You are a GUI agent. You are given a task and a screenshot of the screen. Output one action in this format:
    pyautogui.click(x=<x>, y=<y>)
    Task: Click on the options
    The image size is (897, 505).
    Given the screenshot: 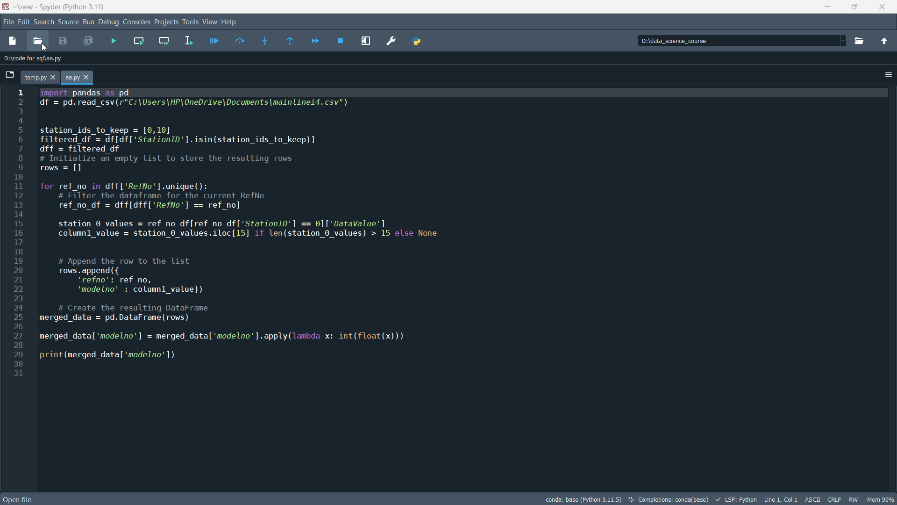 What is the action you would take?
    pyautogui.click(x=888, y=74)
    